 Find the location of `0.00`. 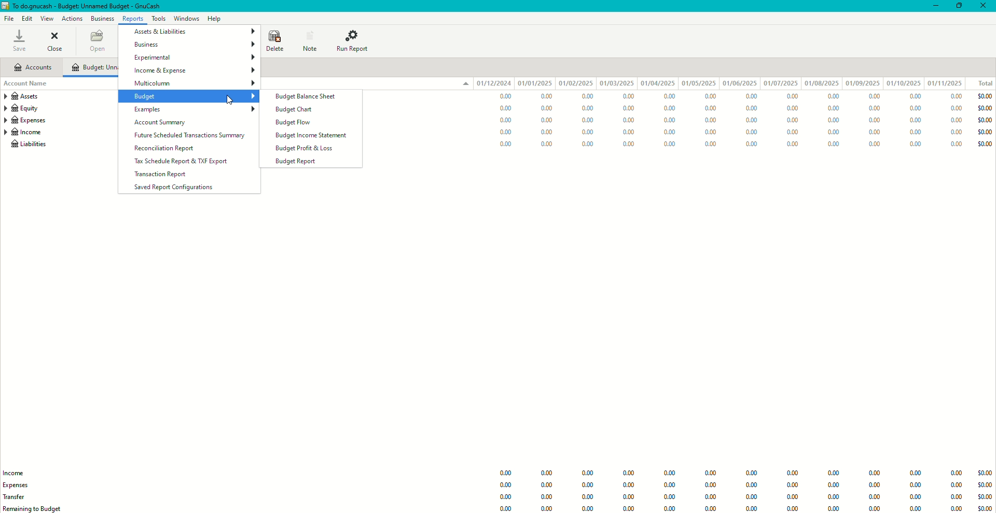

0.00 is located at coordinates (789, 108).